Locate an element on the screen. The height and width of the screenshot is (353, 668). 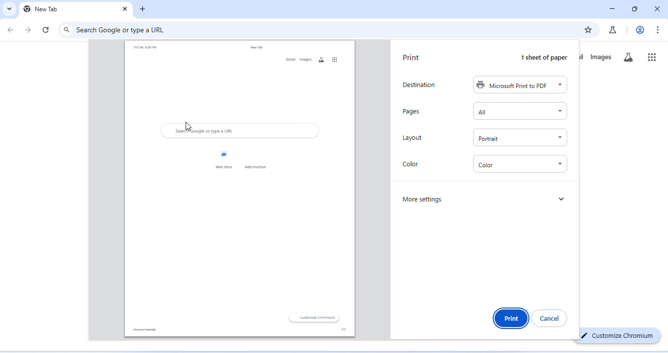
more settings is located at coordinates (424, 199).